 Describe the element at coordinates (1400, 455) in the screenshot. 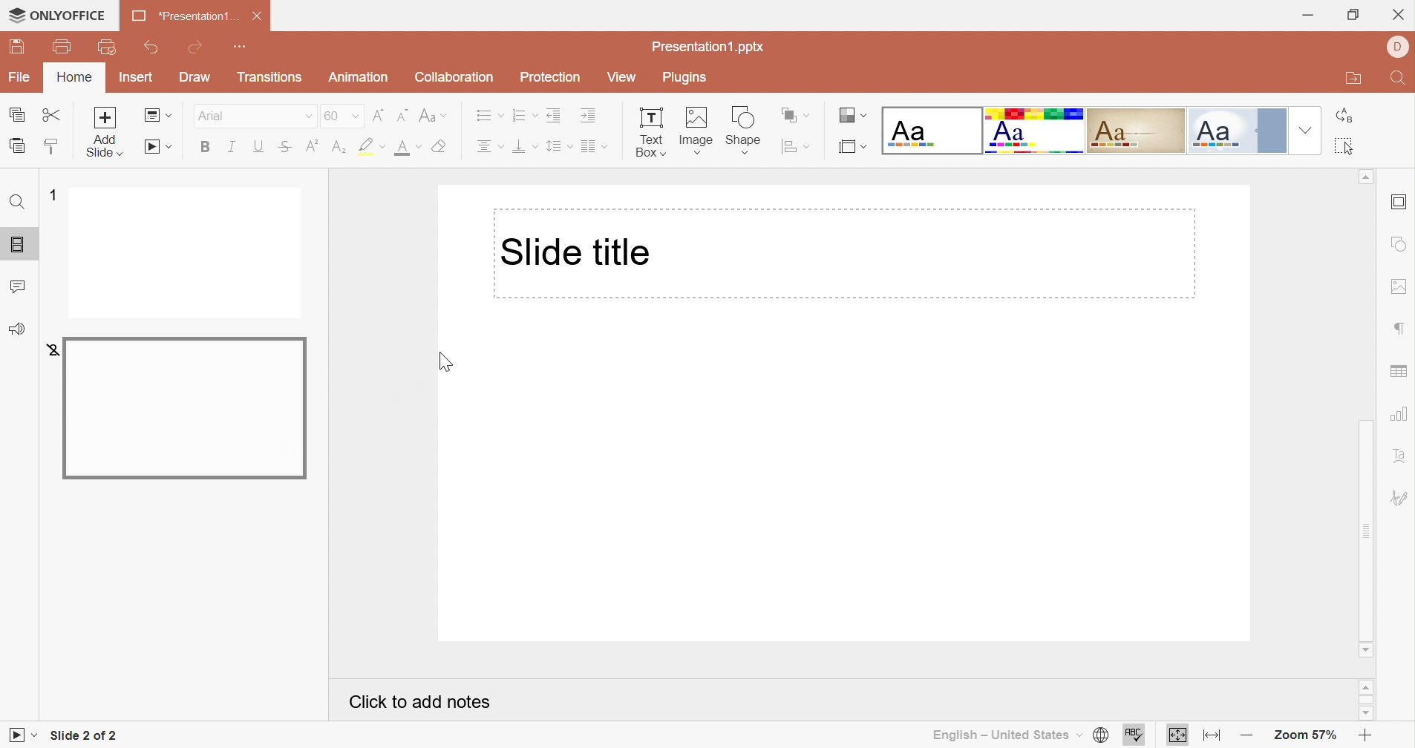

I see `Text Art settings` at that location.